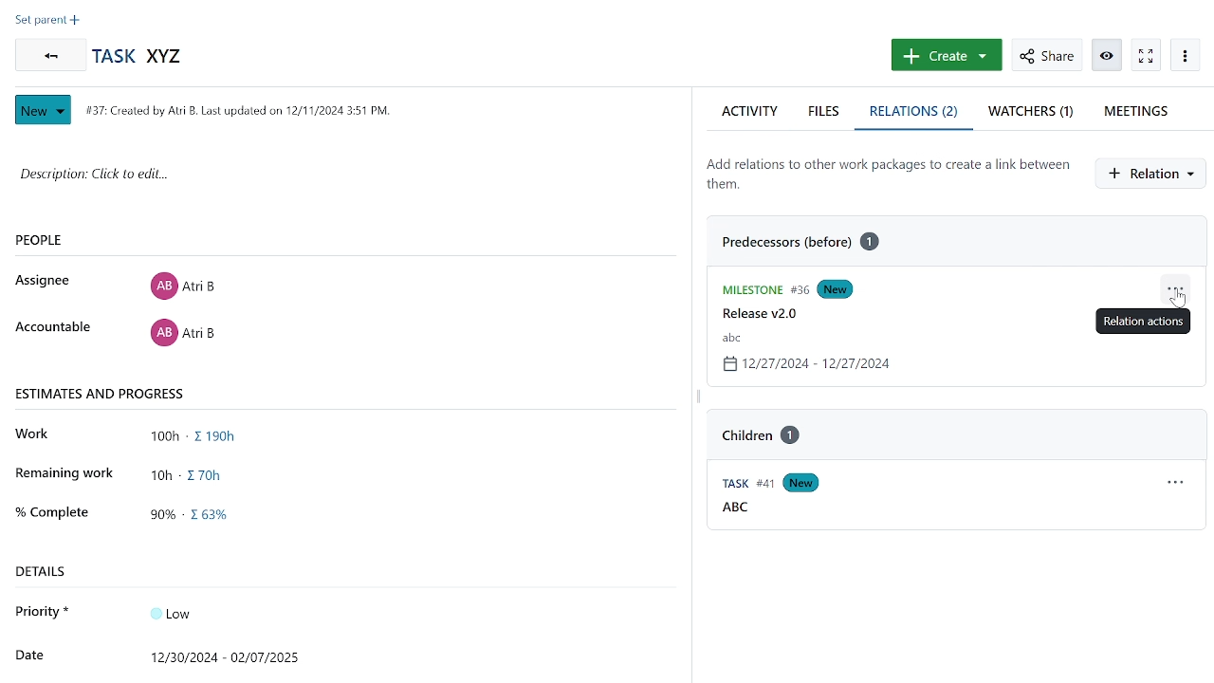 The width and height of the screenshot is (1214, 683). I want to click on relations, so click(915, 114).